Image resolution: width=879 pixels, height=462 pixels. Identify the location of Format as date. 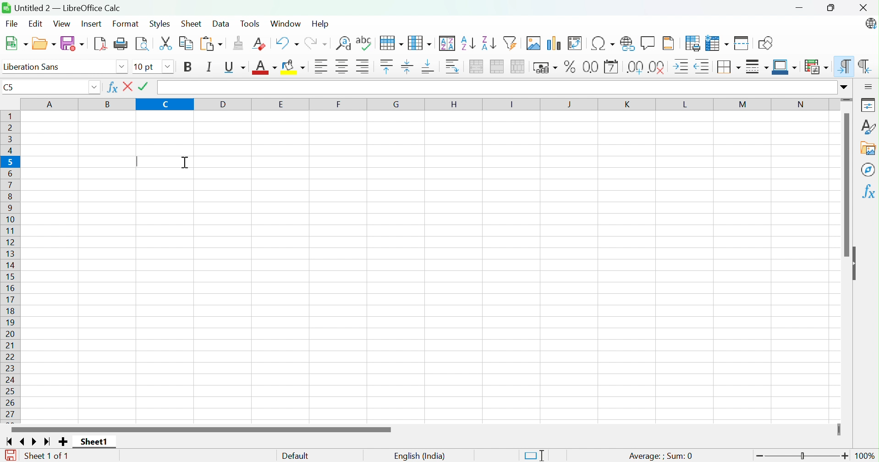
(611, 67).